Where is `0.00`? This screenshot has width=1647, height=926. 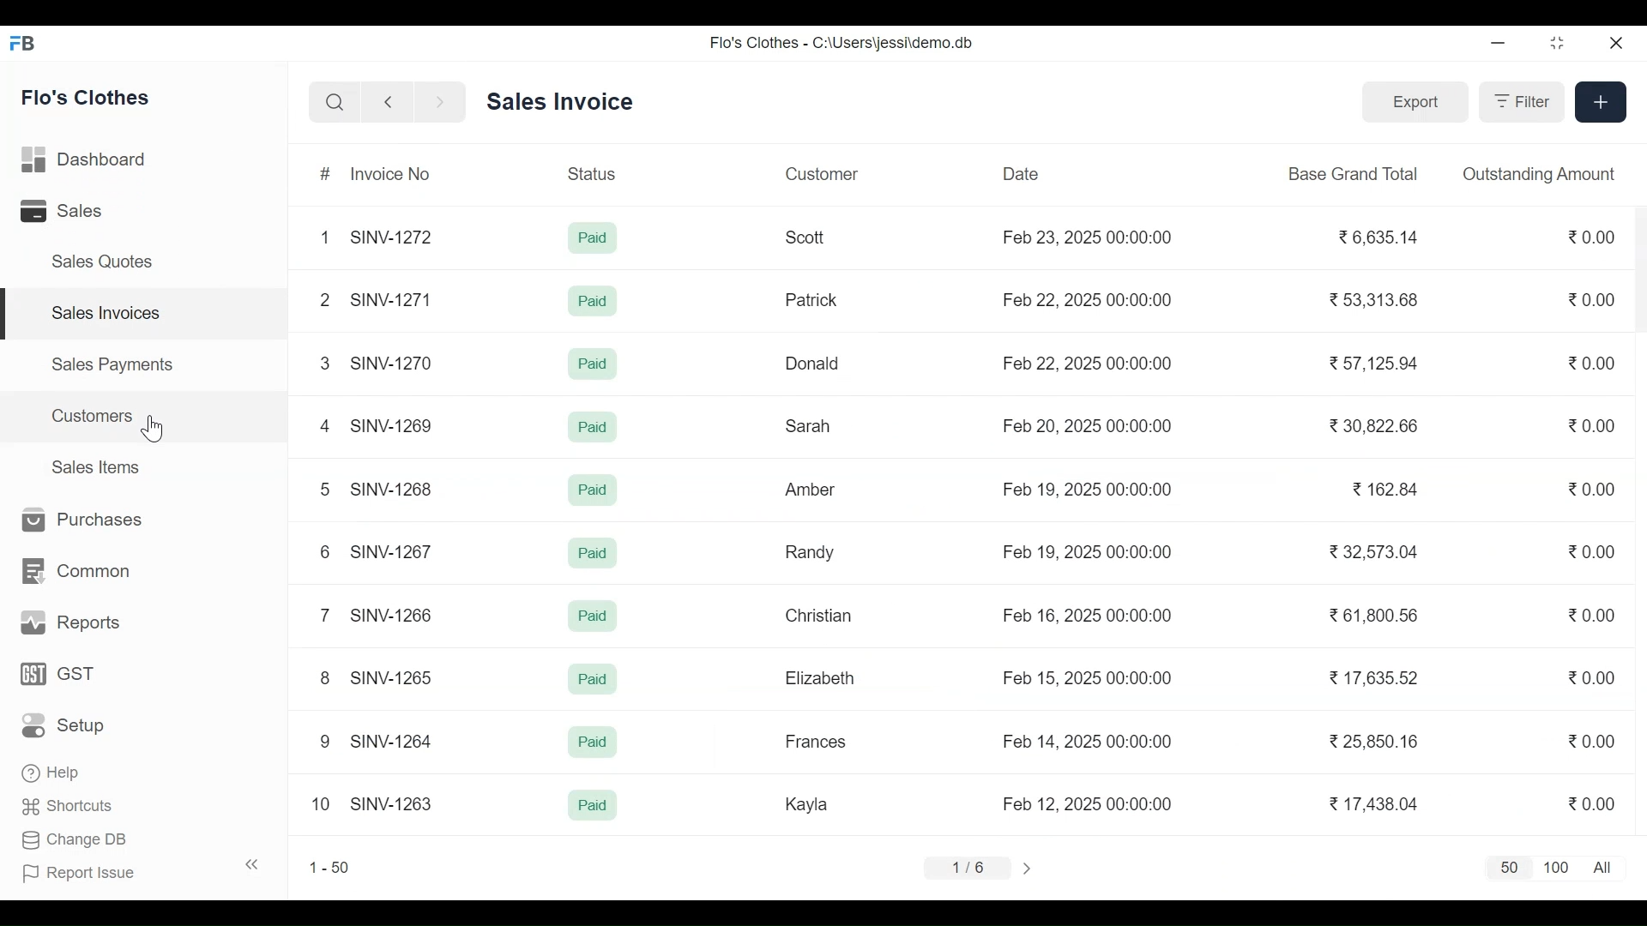 0.00 is located at coordinates (1589, 614).